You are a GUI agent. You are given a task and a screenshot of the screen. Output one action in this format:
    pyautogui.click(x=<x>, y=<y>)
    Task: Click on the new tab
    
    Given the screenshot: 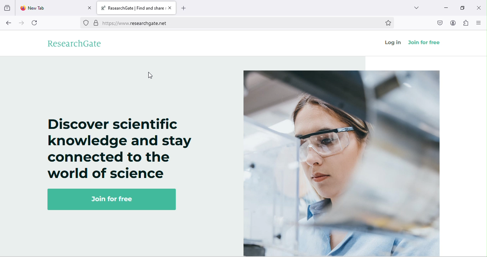 What is the action you would take?
    pyautogui.click(x=50, y=8)
    